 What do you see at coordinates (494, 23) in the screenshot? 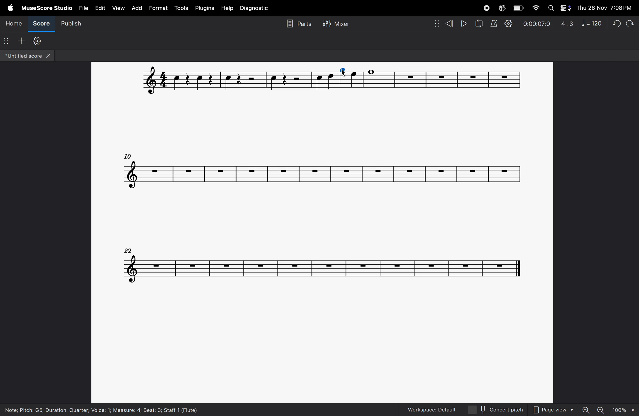
I see `metronome` at bounding box center [494, 23].